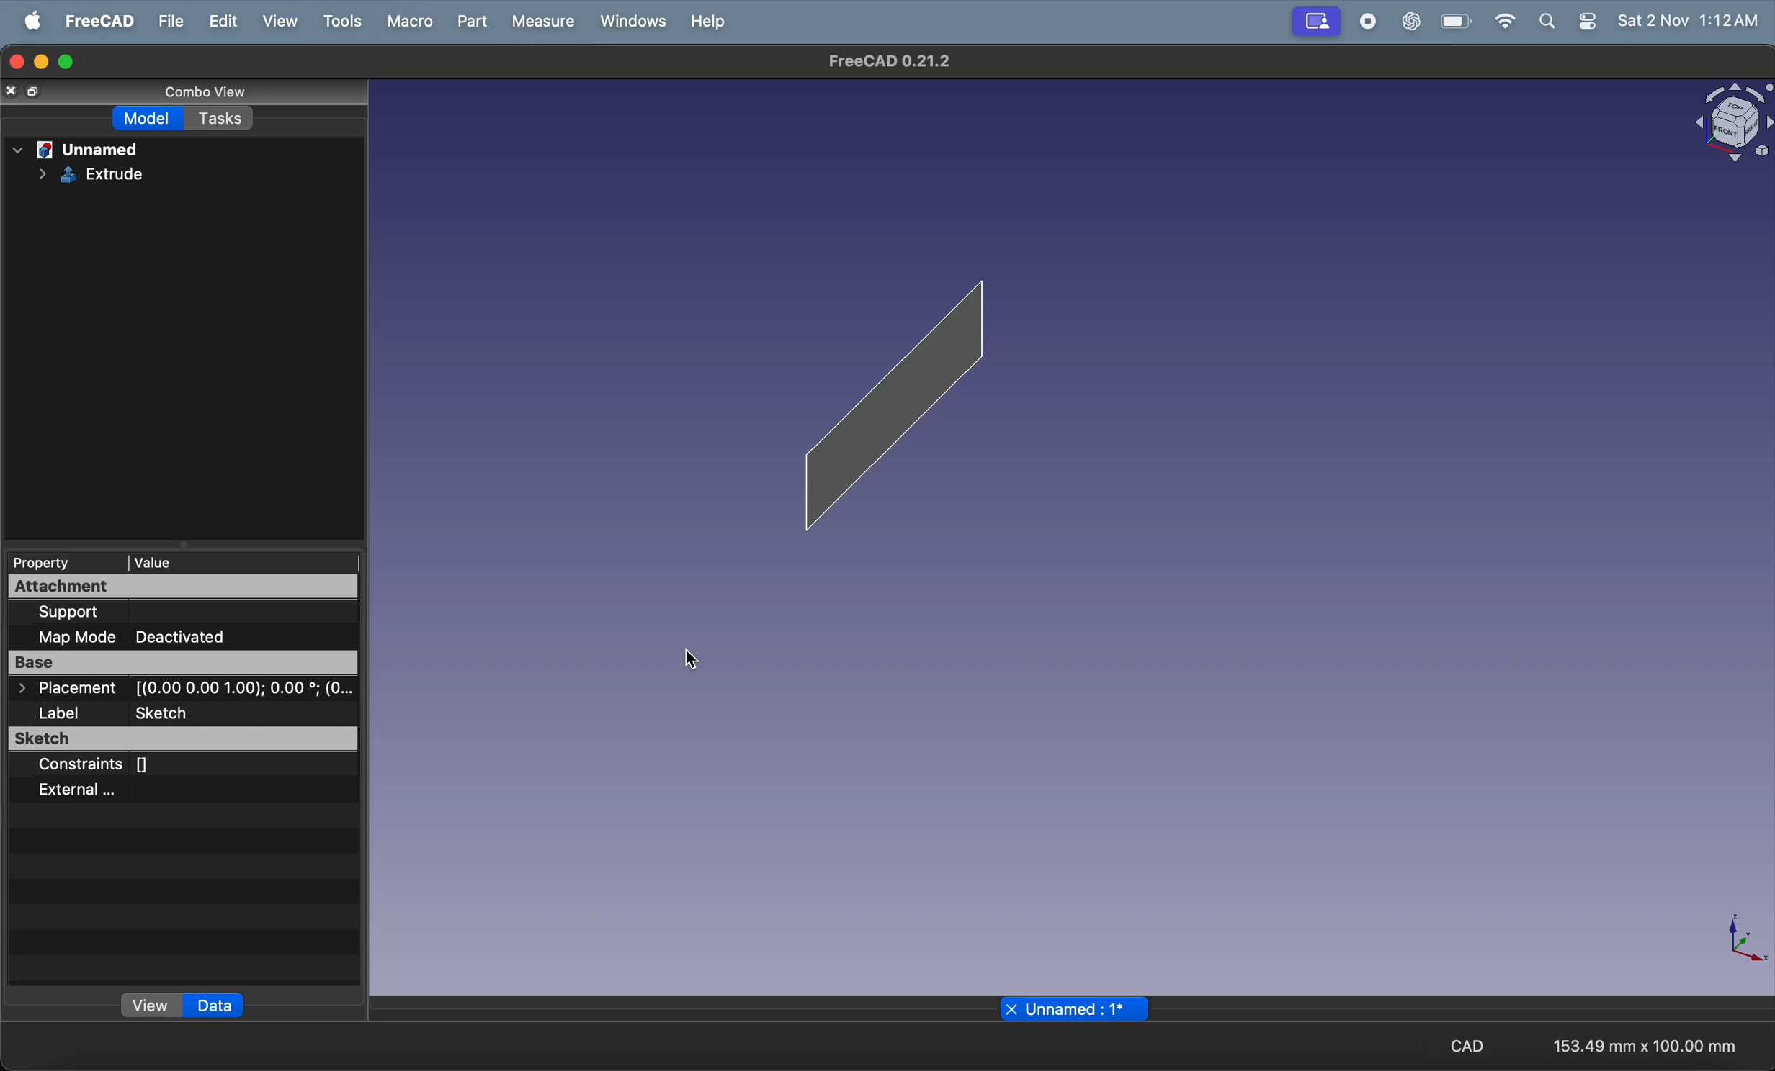 Image resolution: width=1775 pixels, height=1071 pixels. Describe the element at coordinates (243, 562) in the screenshot. I see `value` at that location.